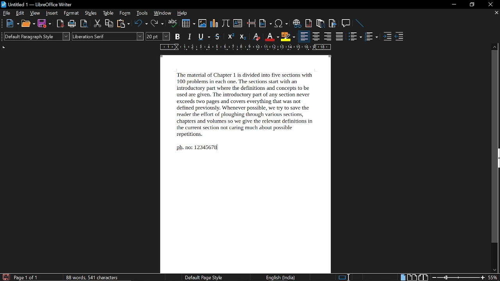 This screenshot has height=281, width=500. Describe the element at coordinates (158, 37) in the screenshot. I see `font size` at that location.